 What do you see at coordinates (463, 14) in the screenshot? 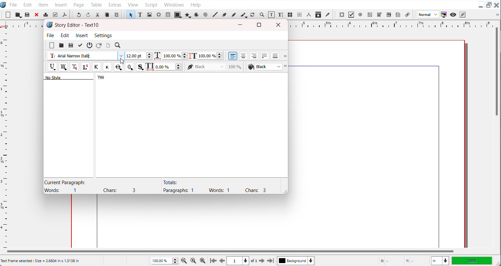
I see `Edit in preview mode` at bounding box center [463, 14].